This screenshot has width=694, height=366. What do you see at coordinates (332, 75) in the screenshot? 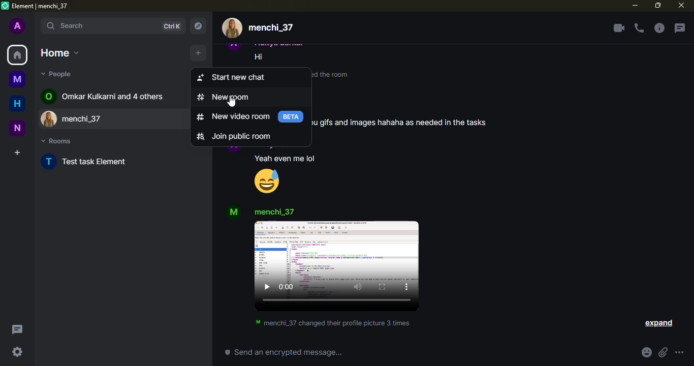
I see `menchi_37 joined the room` at bounding box center [332, 75].